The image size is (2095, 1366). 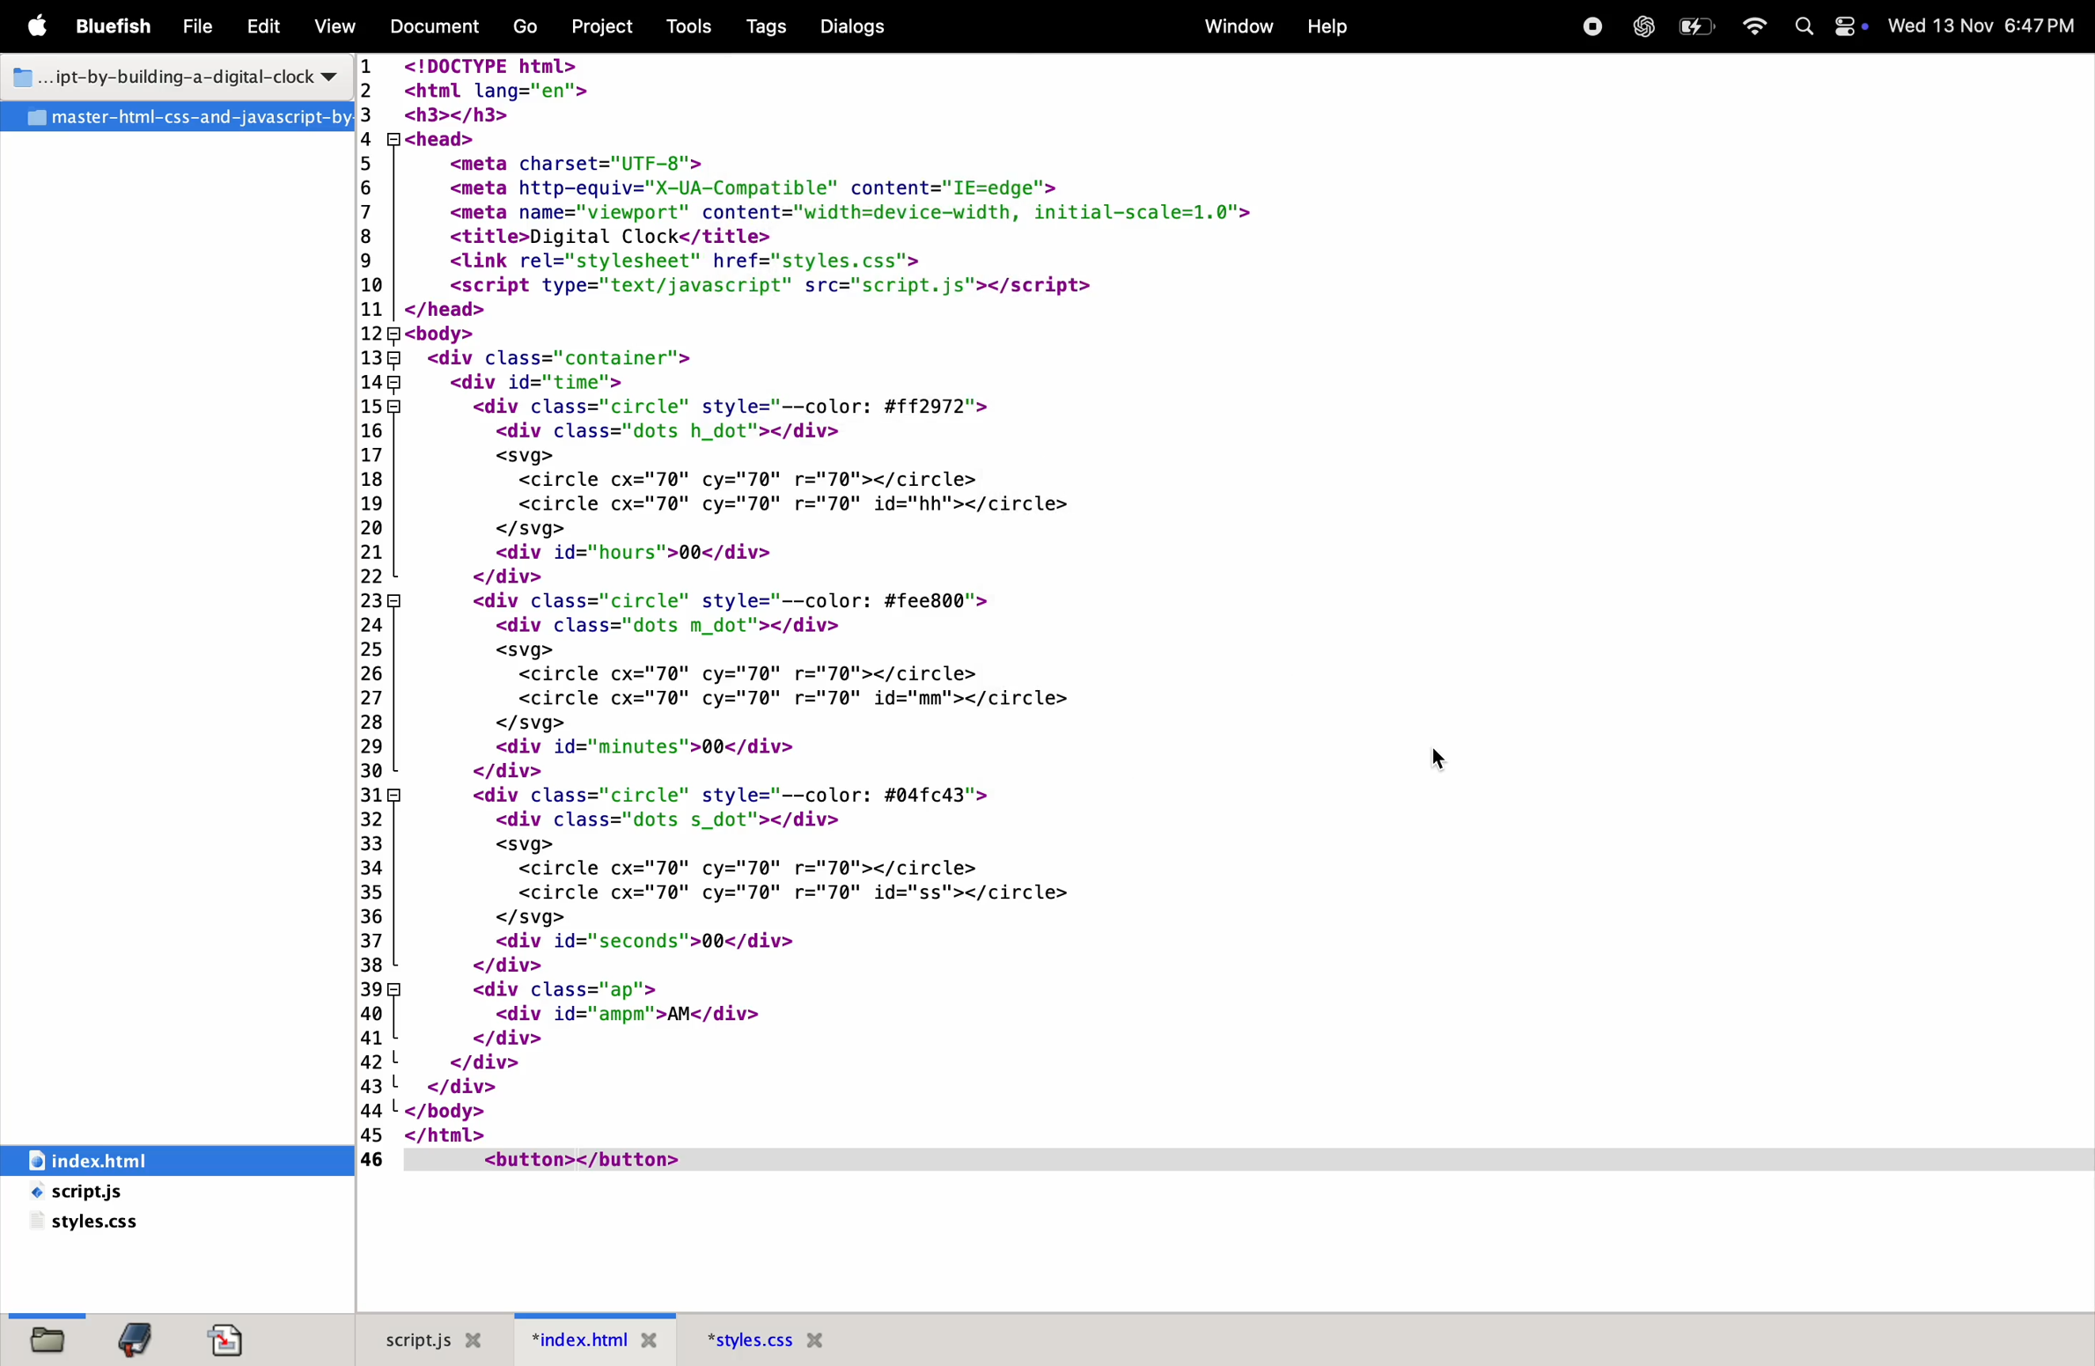 What do you see at coordinates (136, 1337) in the screenshot?
I see `bookmarks` at bounding box center [136, 1337].